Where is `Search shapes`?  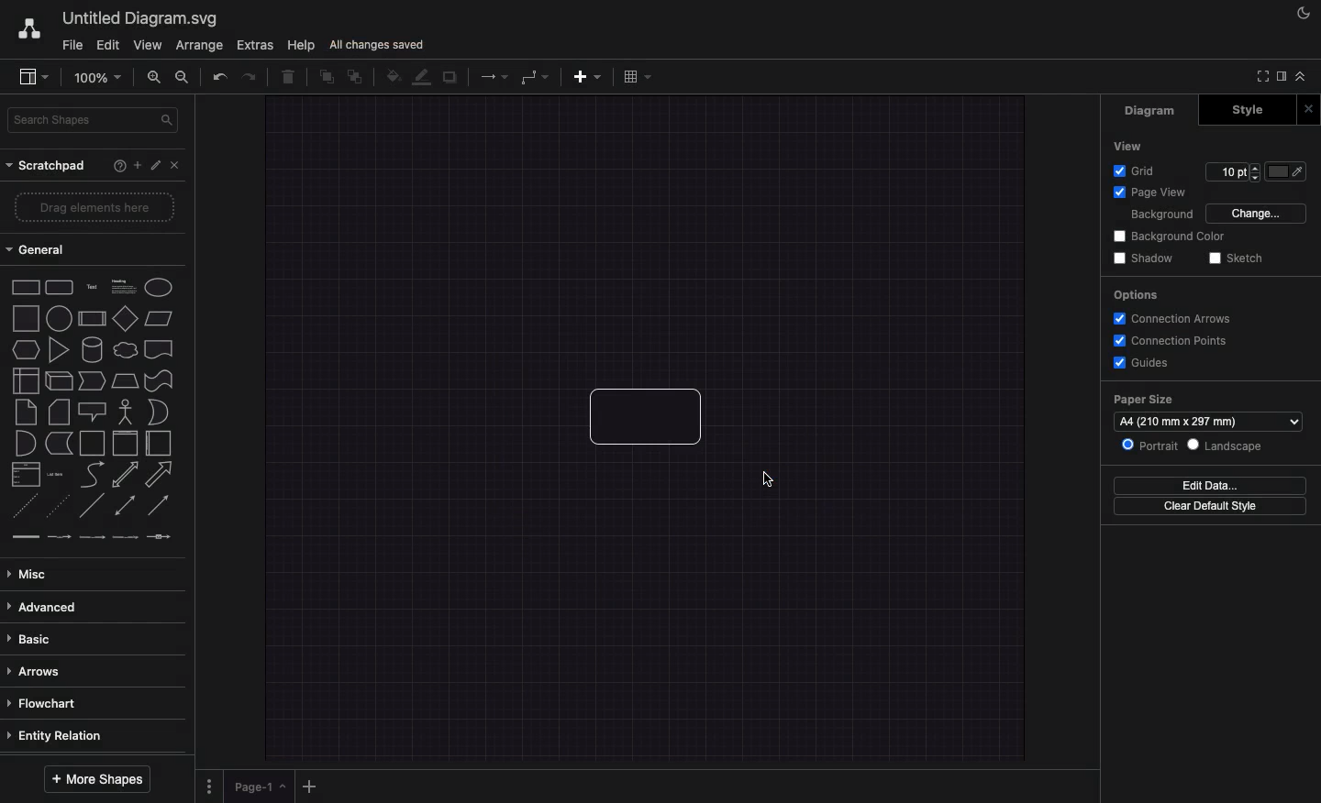 Search shapes is located at coordinates (90, 121).